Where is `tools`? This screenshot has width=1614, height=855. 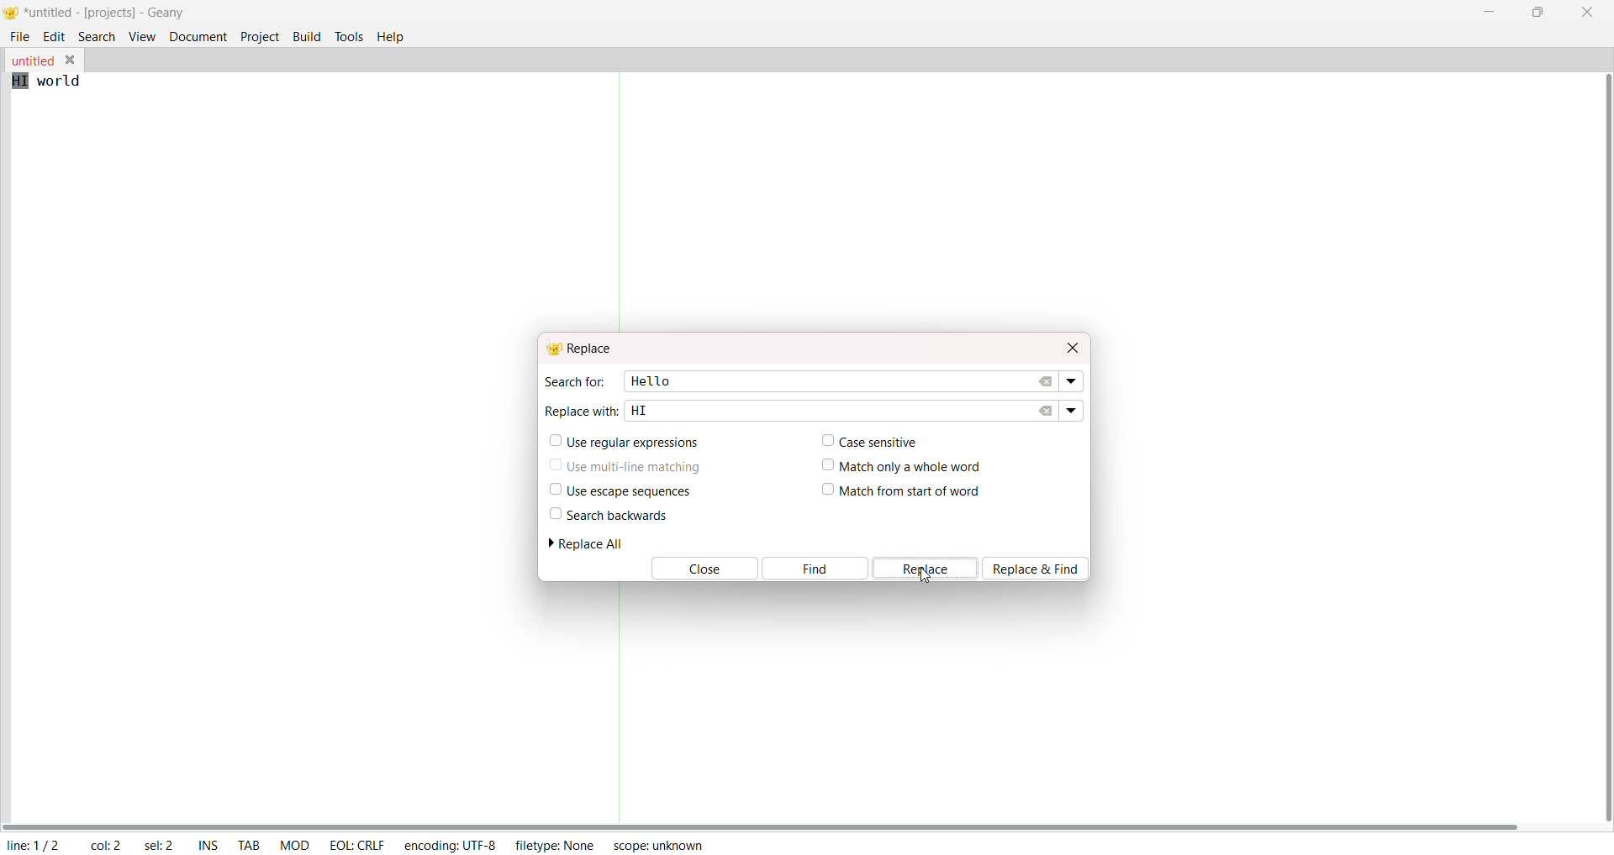
tools is located at coordinates (350, 35).